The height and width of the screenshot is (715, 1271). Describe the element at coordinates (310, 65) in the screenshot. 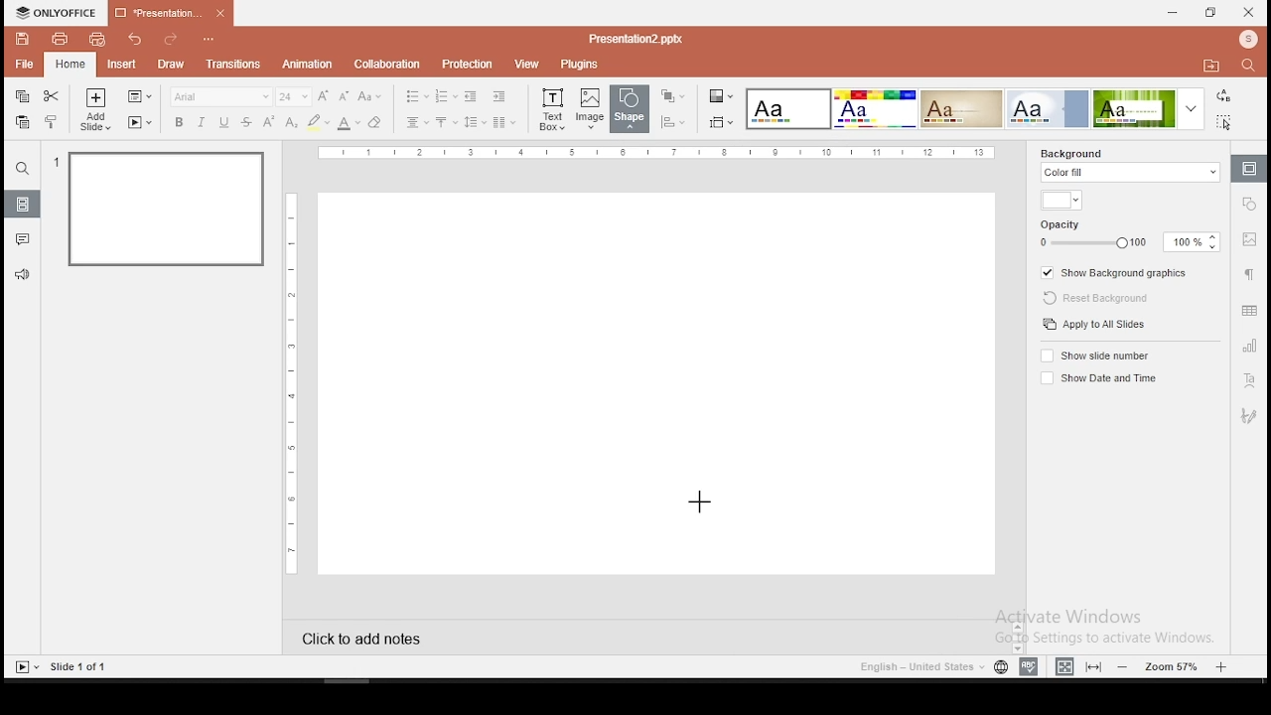

I see `animation` at that location.